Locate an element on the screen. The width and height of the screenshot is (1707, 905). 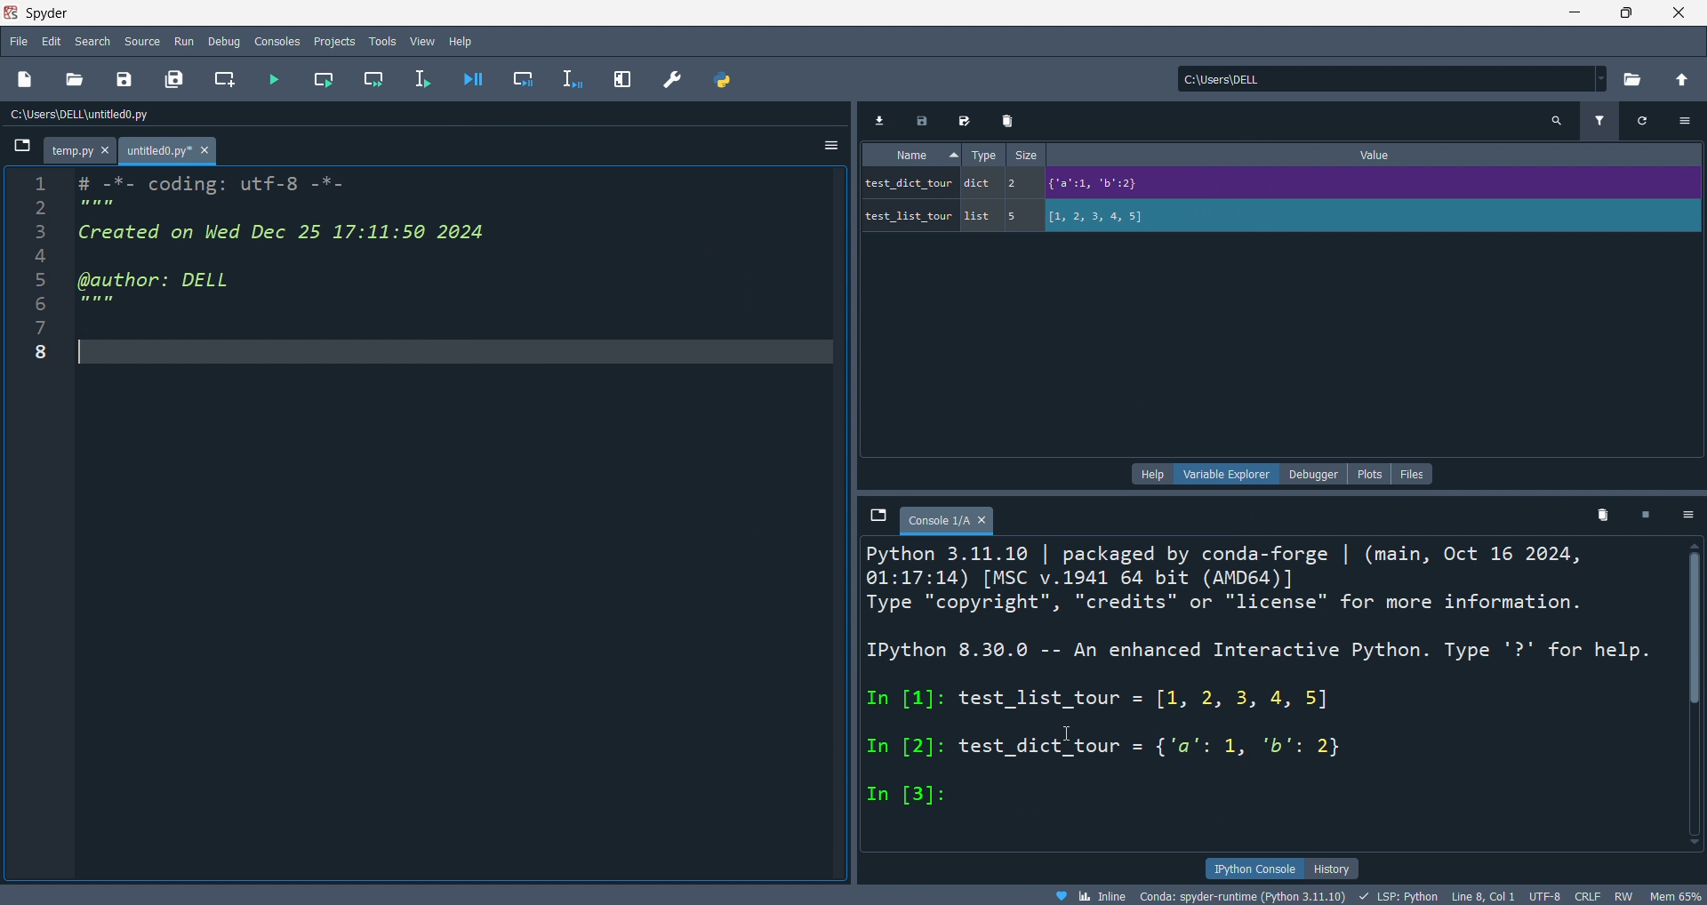
save is located at coordinates (926, 122).